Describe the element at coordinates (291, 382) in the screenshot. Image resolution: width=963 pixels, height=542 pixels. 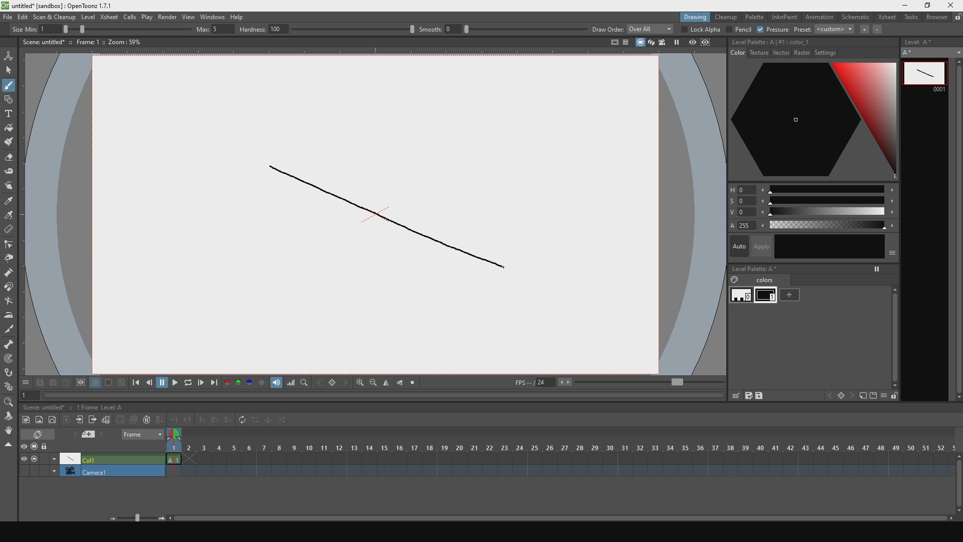
I see `volume` at that location.